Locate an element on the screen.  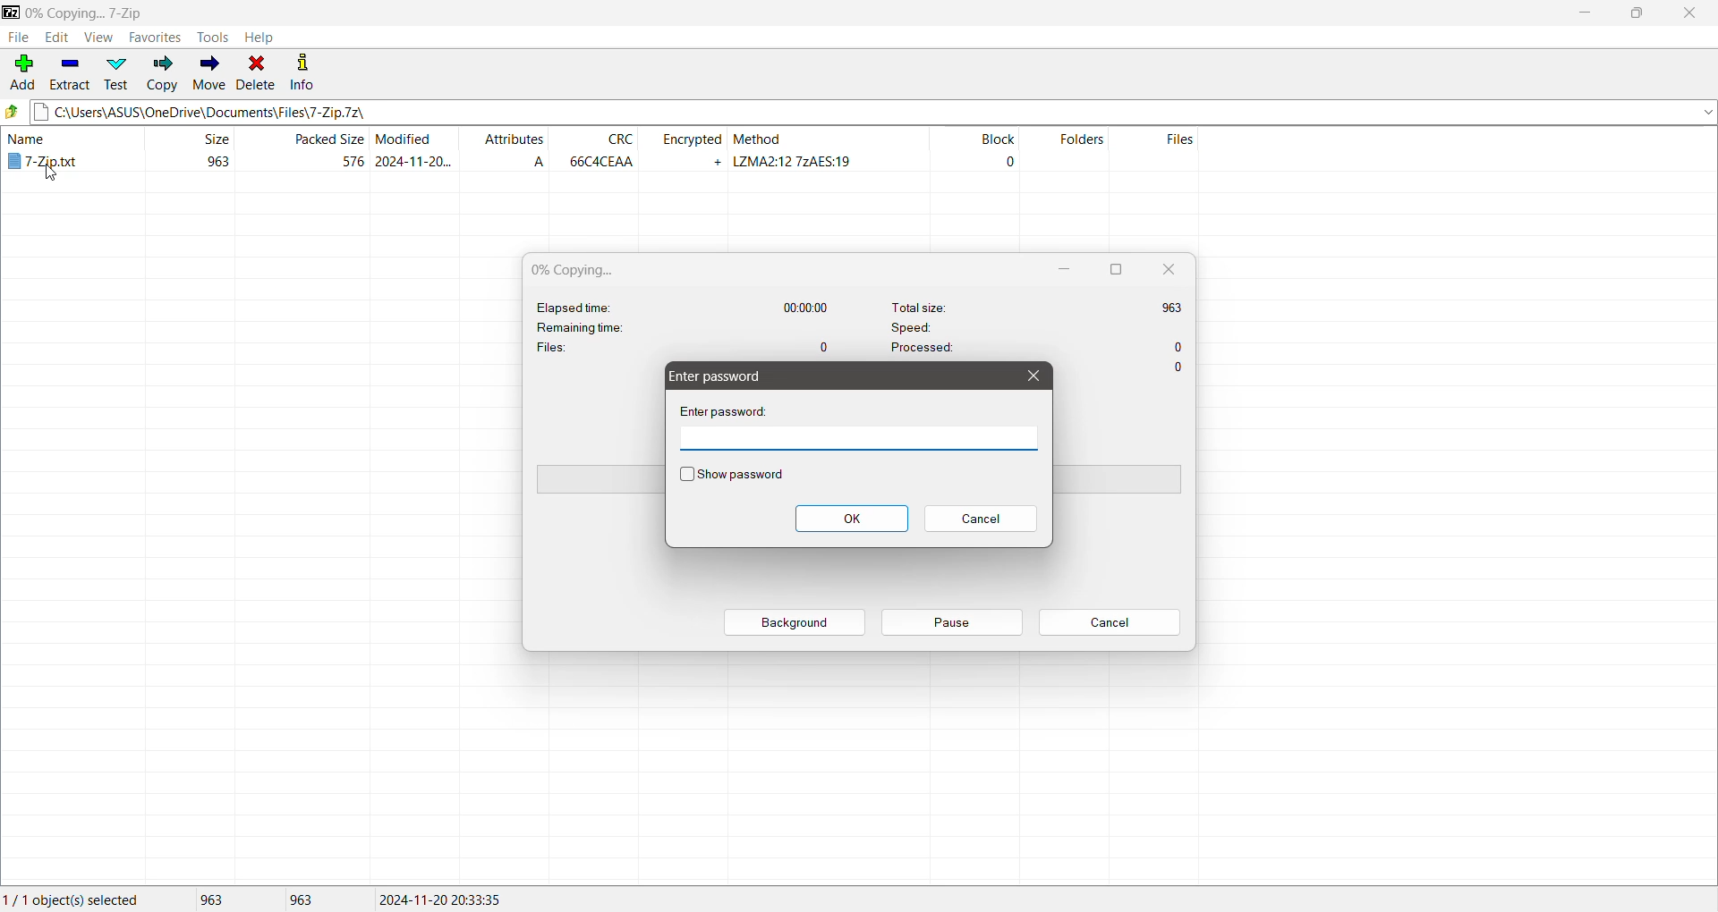
 is located at coordinates (1181, 368).